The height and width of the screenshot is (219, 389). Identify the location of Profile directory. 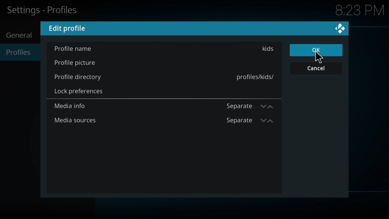
(82, 79).